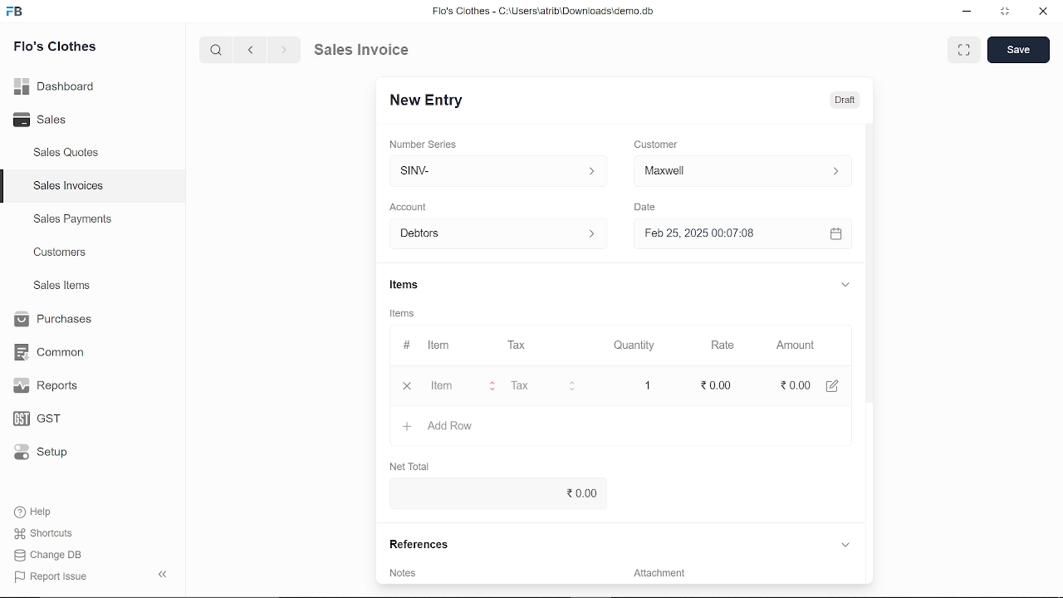 The width and height of the screenshot is (1063, 598). I want to click on Debtors, so click(495, 233).